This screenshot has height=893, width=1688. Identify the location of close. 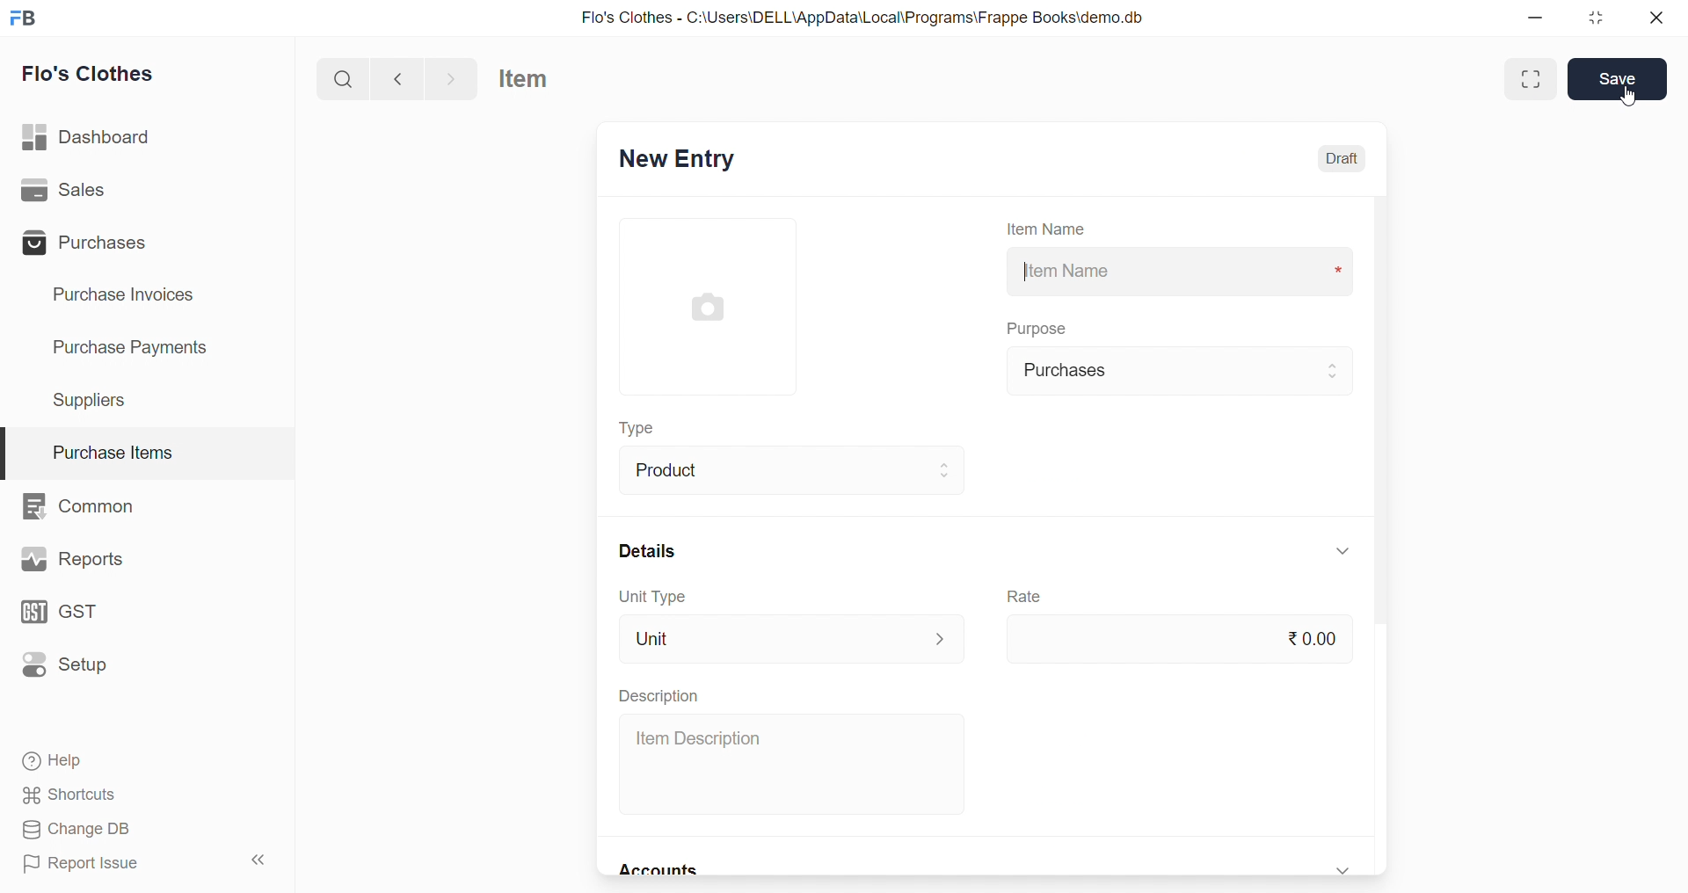
(1650, 18).